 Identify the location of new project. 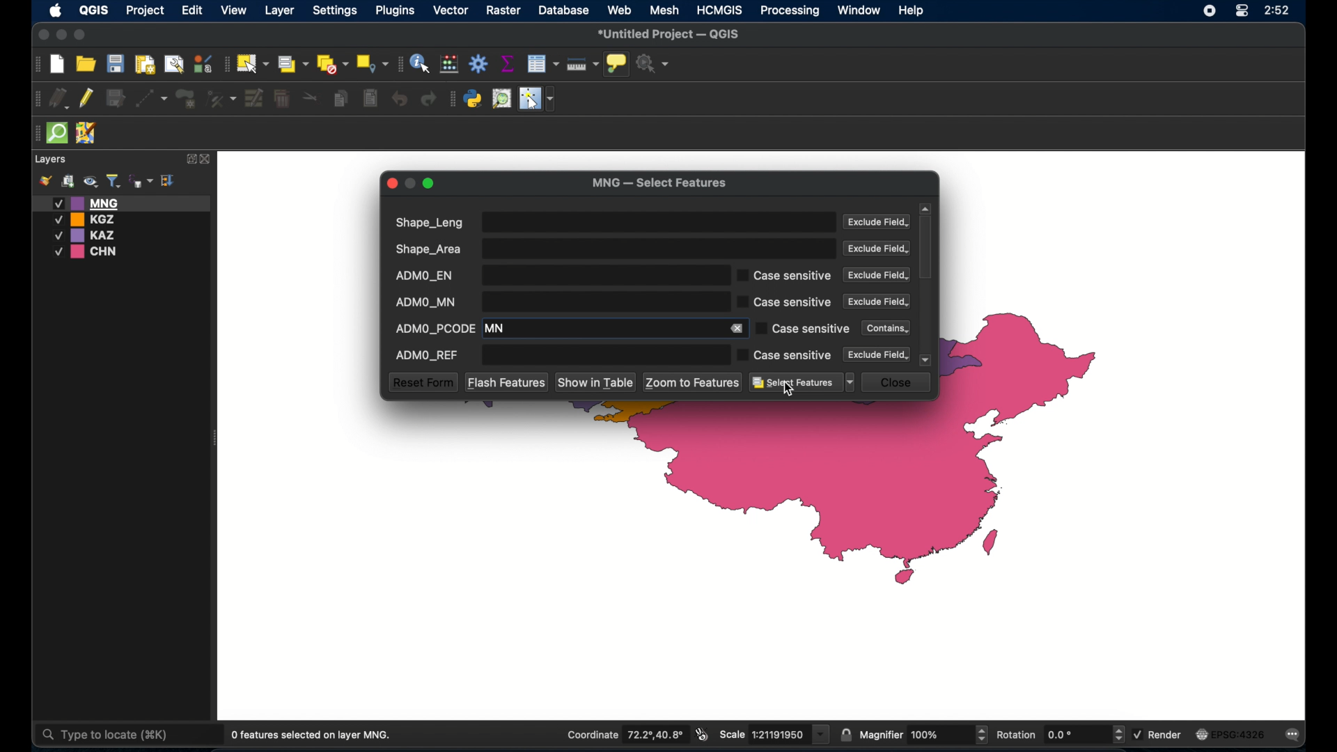
(58, 65).